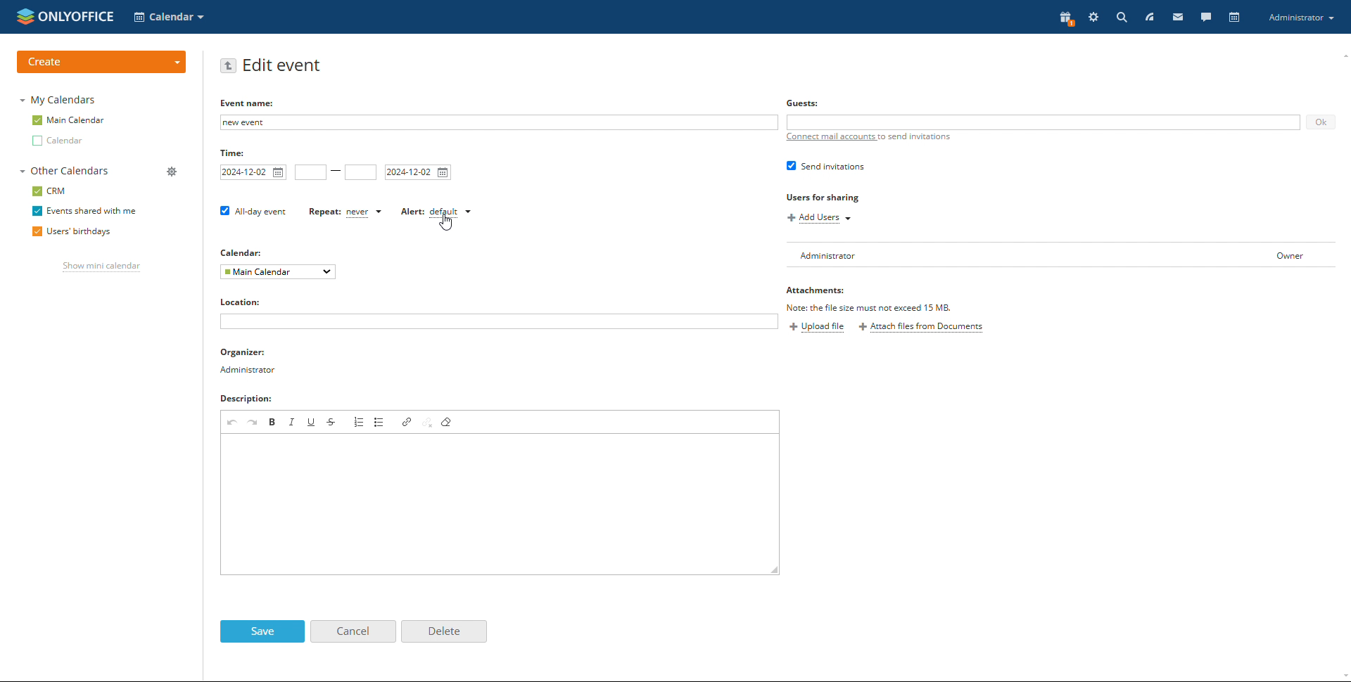  Describe the element at coordinates (169, 18) in the screenshot. I see `select application` at that location.